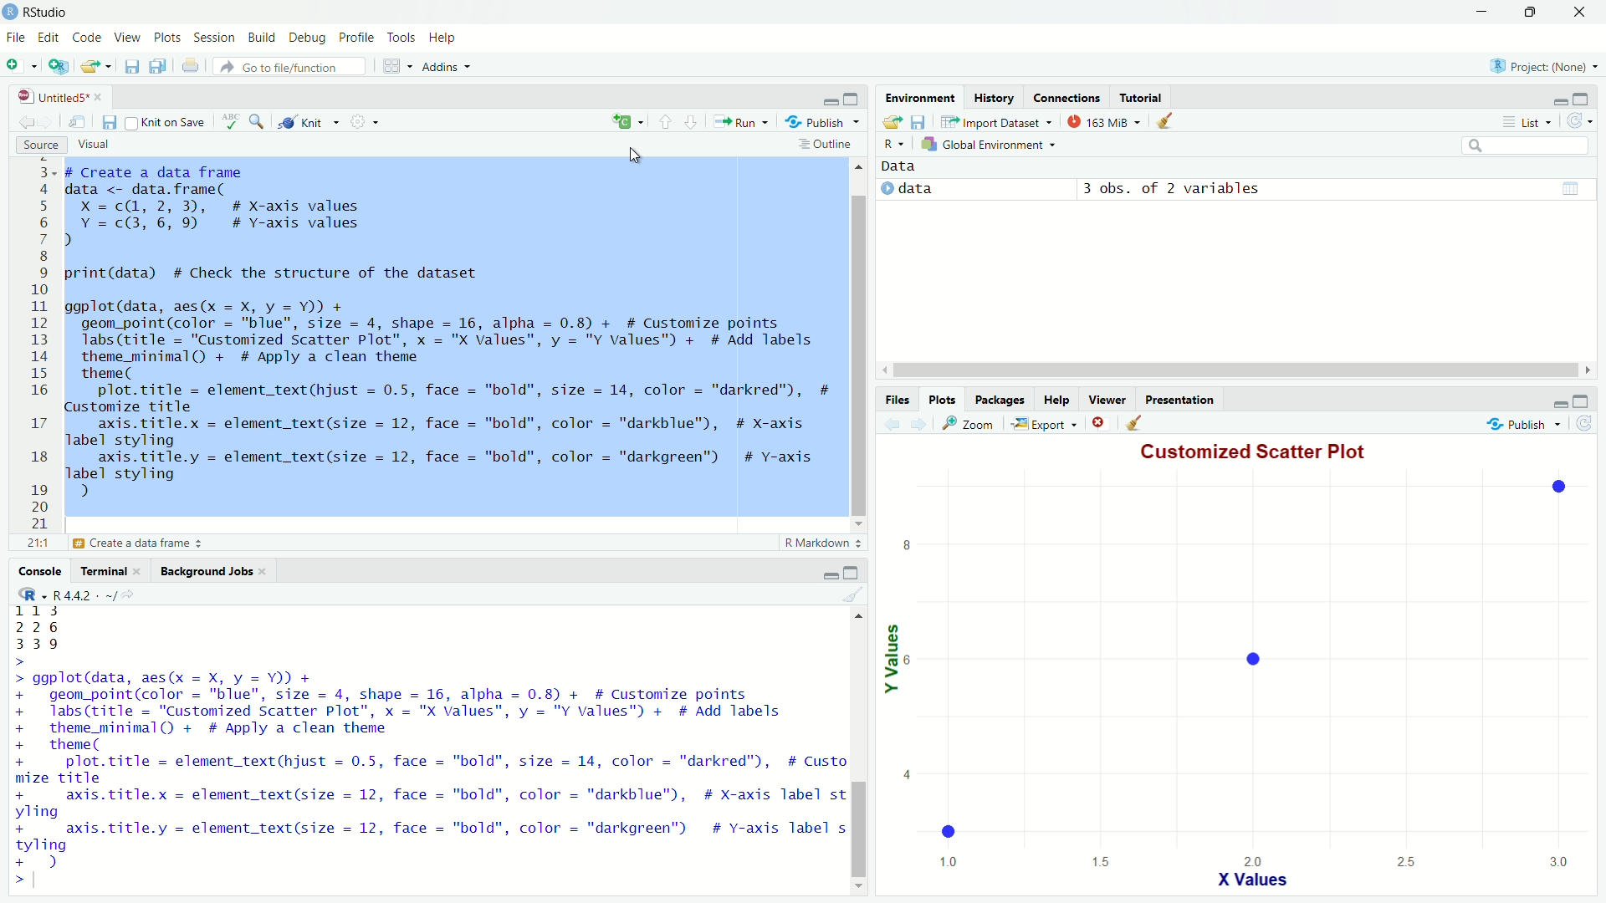  What do you see at coordinates (739, 122) in the screenshot?
I see `Run` at bounding box center [739, 122].